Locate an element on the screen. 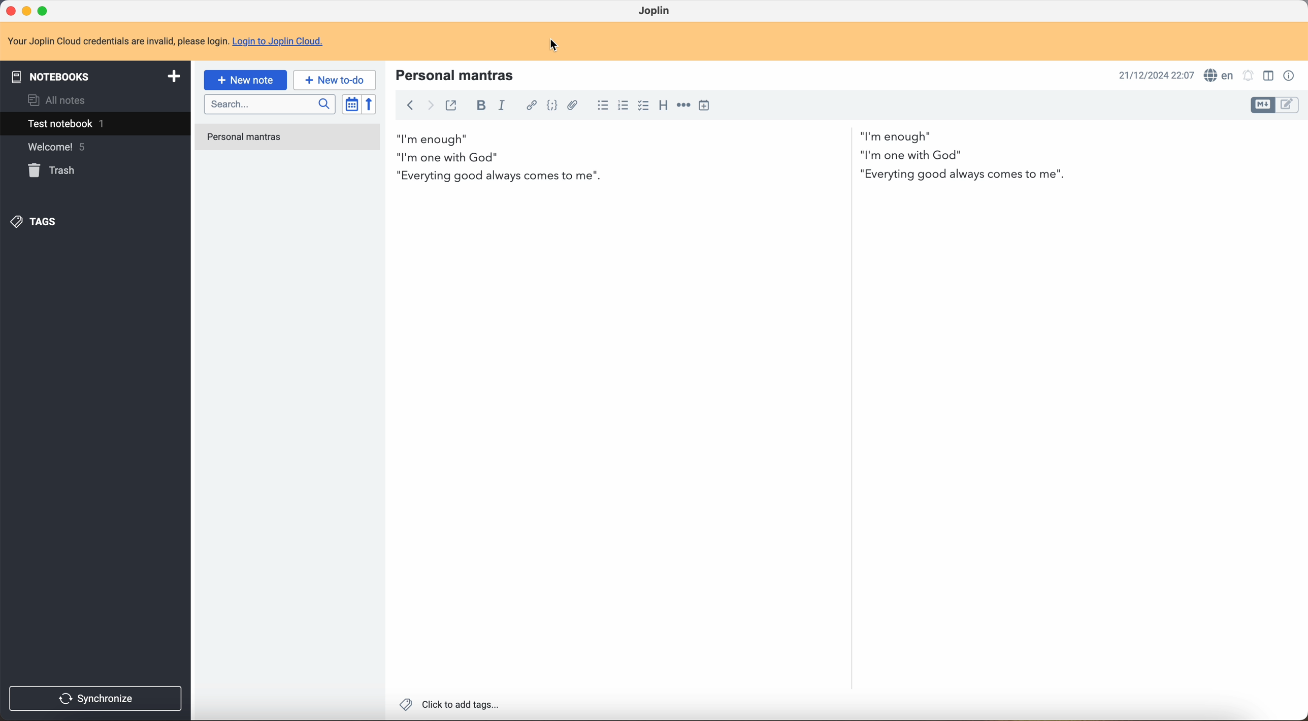 This screenshot has height=721, width=1308. italic is located at coordinates (504, 105).